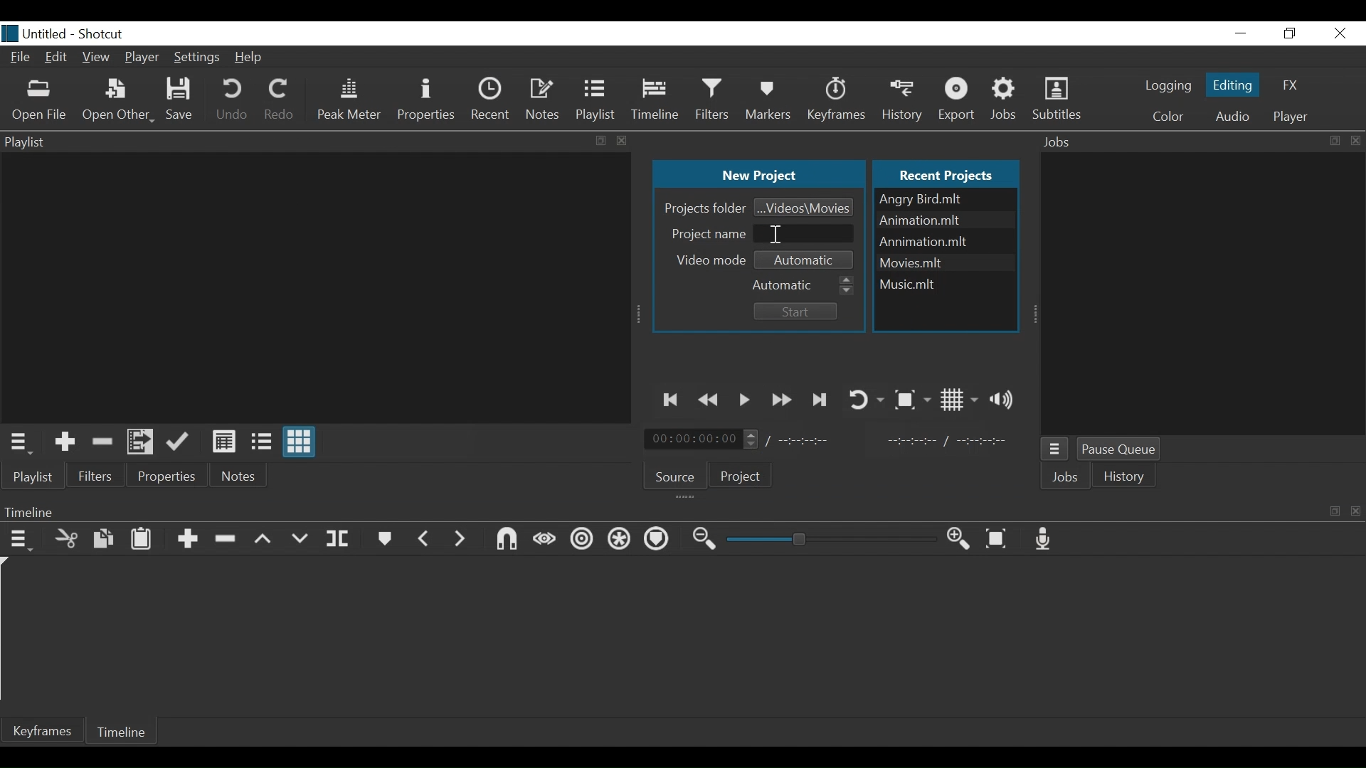  What do you see at coordinates (386, 538) in the screenshot?
I see `Markers` at bounding box center [386, 538].